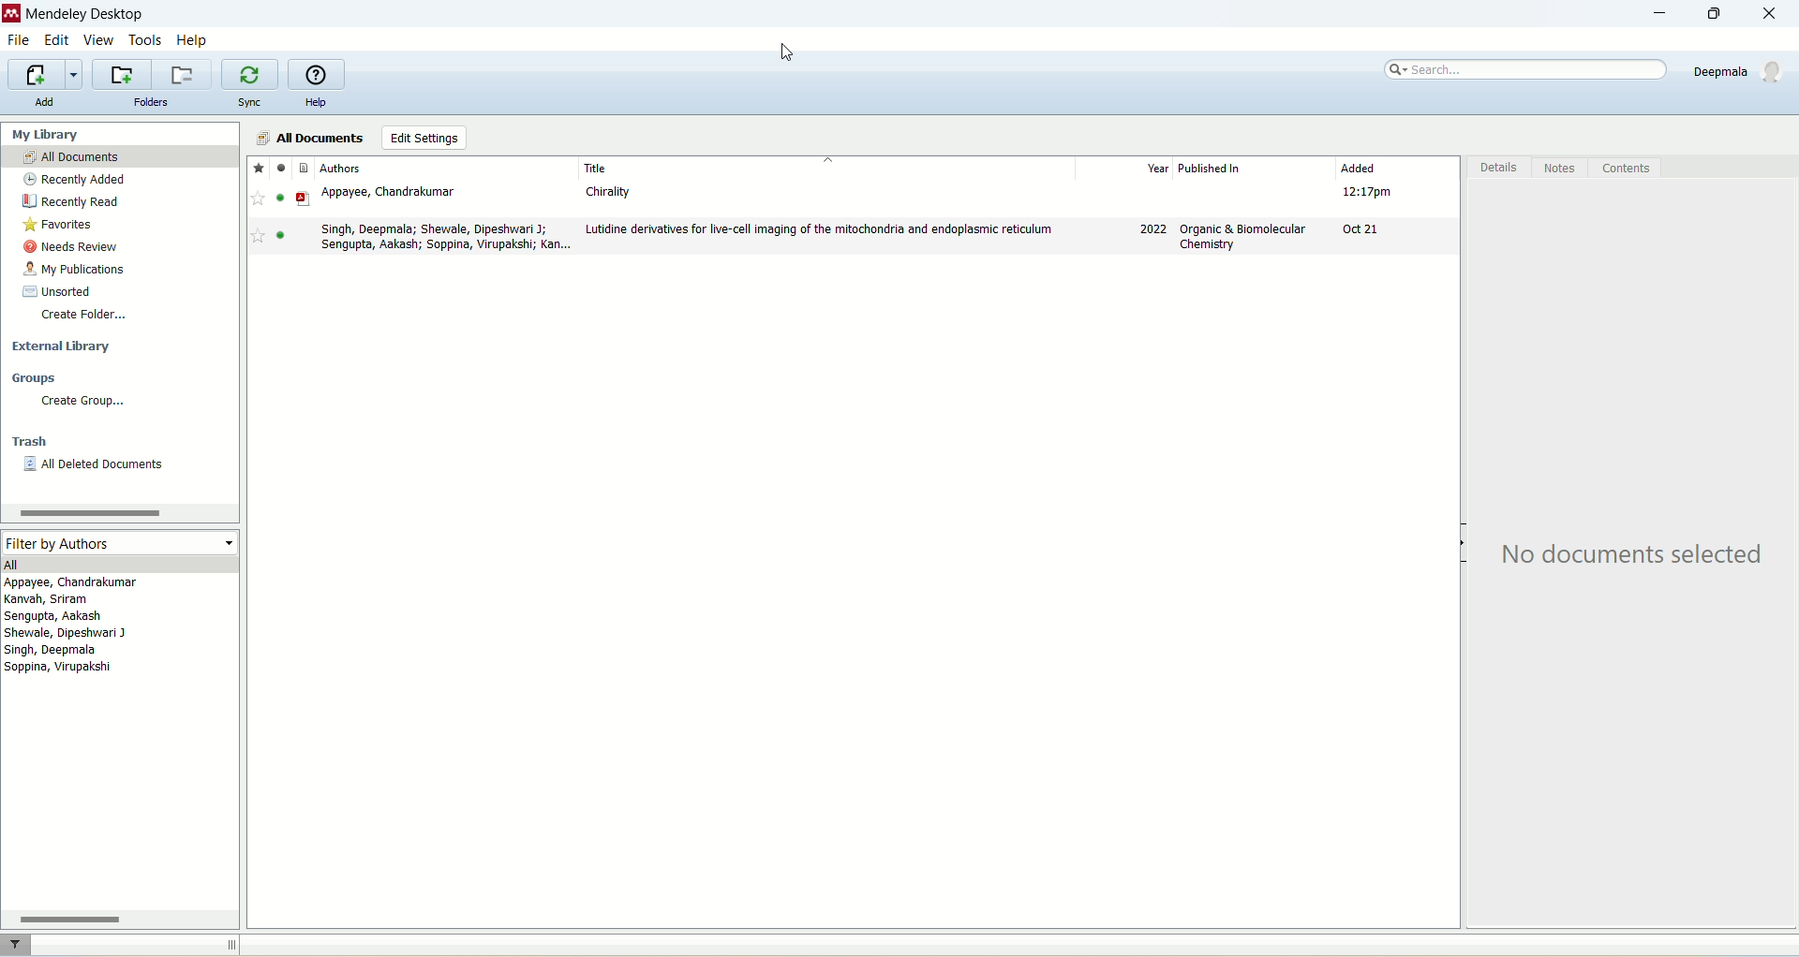 The height and width of the screenshot is (957, 1799). I want to click on import, so click(46, 76).